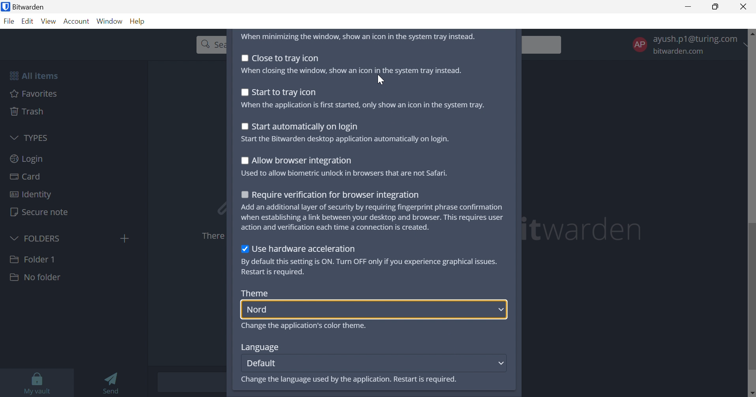 The image size is (756, 397). Describe the element at coordinates (110, 21) in the screenshot. I see `Window` at that location.